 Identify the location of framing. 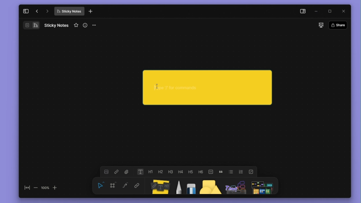
(113, 186).